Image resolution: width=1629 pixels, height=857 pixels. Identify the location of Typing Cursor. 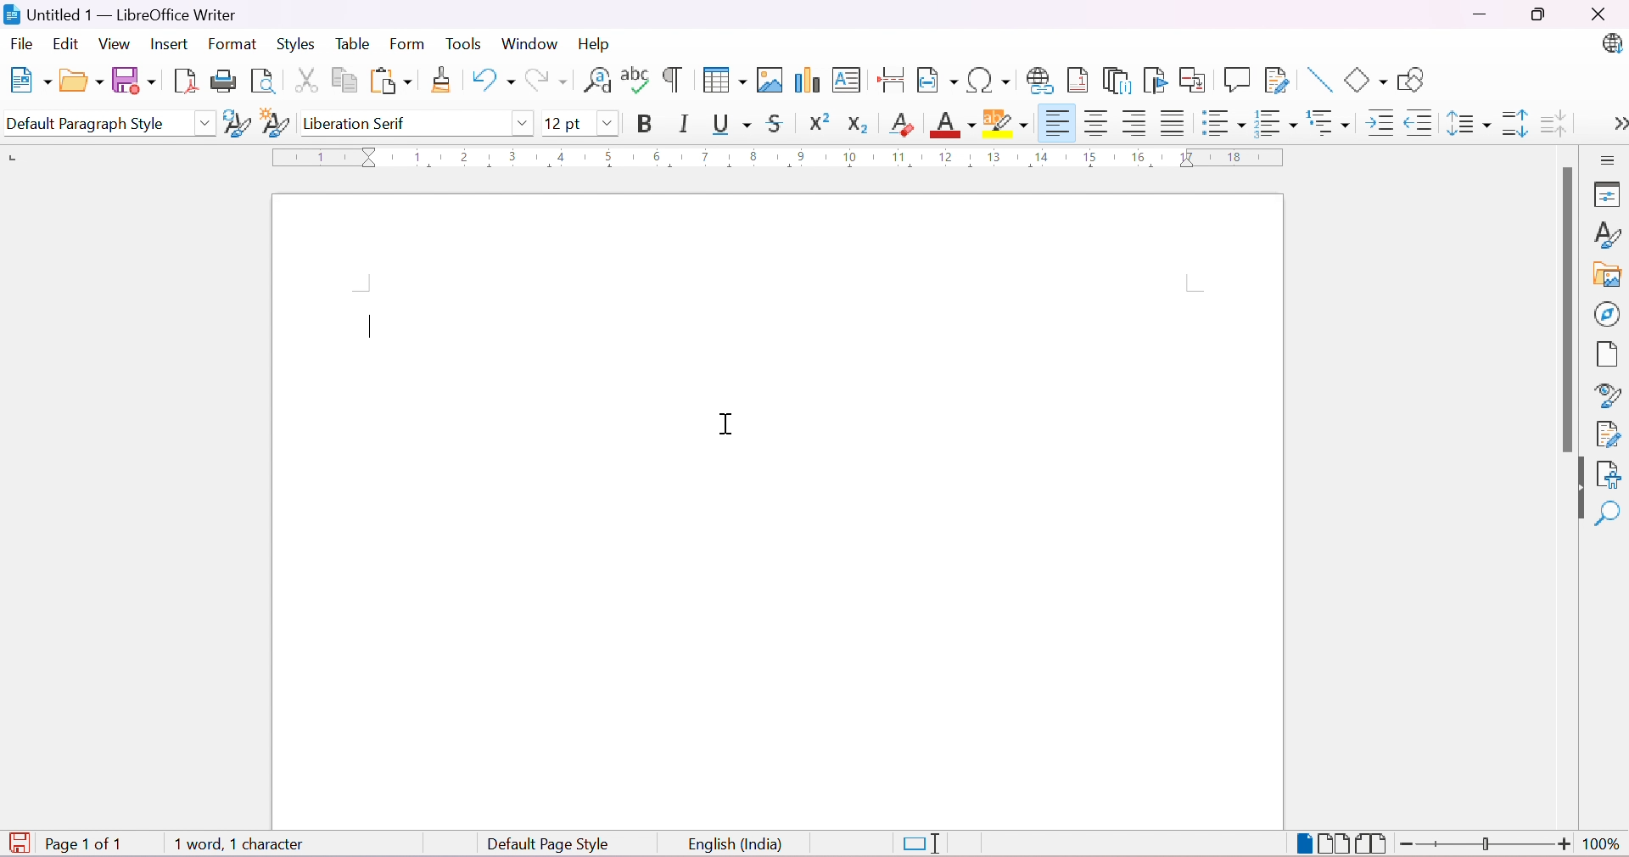
(371, 327).